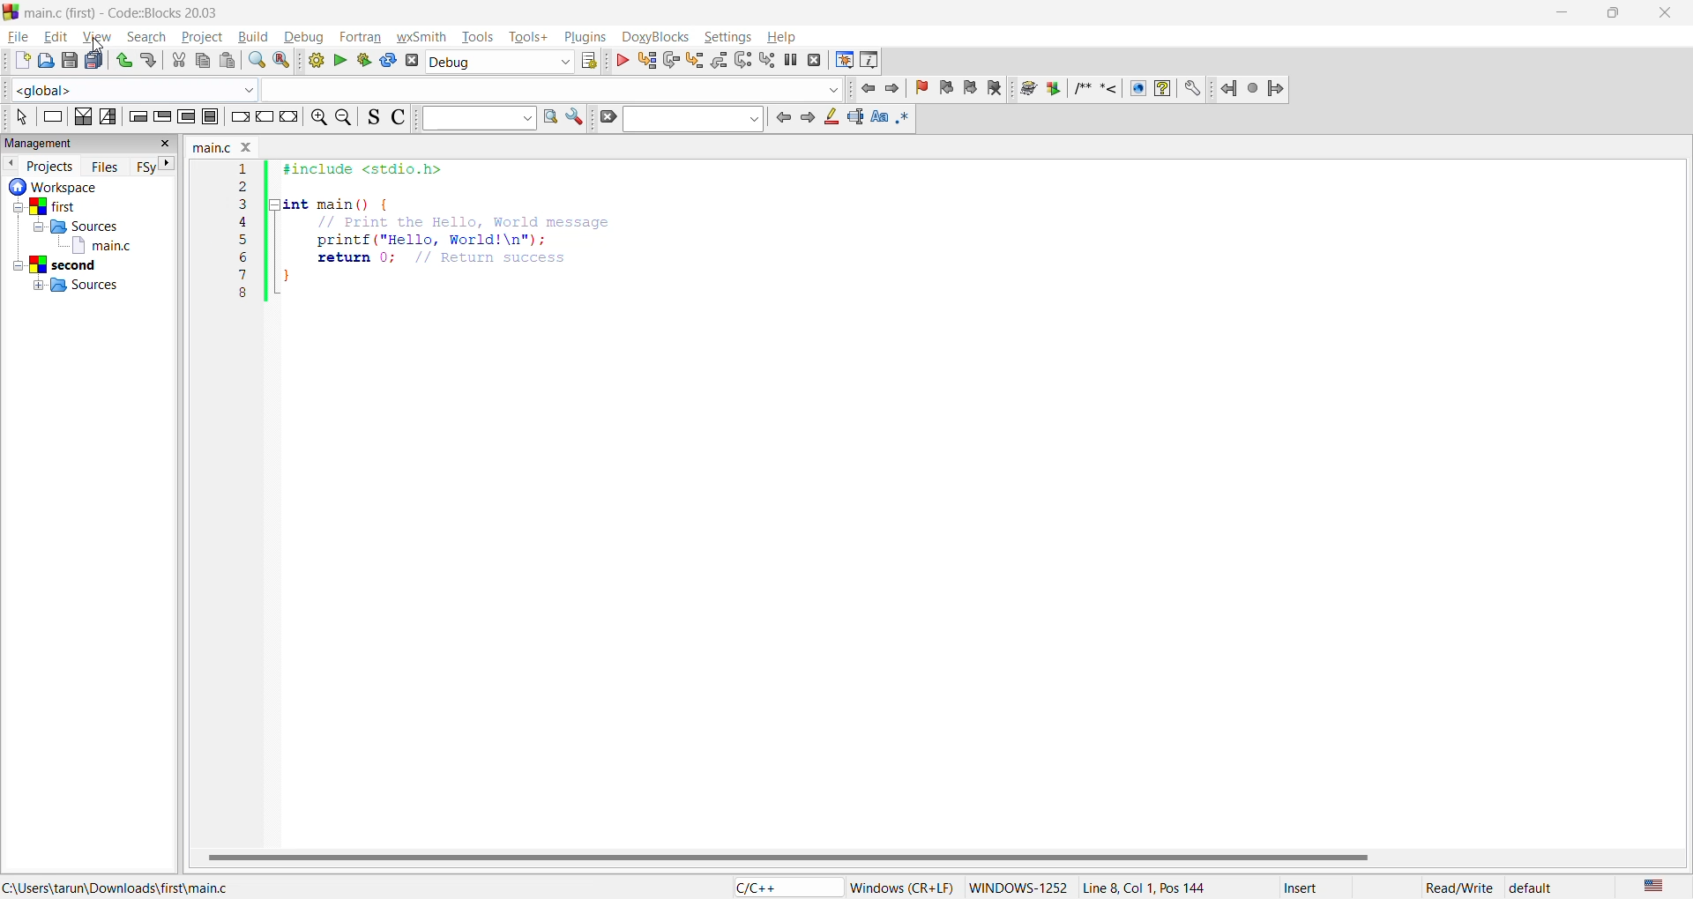 The width and height of the screenshot is (1693, 899). What do you see at coordinates (589, 61) in the screenshot?
I see `show the select target dialog` at bounding box center [589, 61].